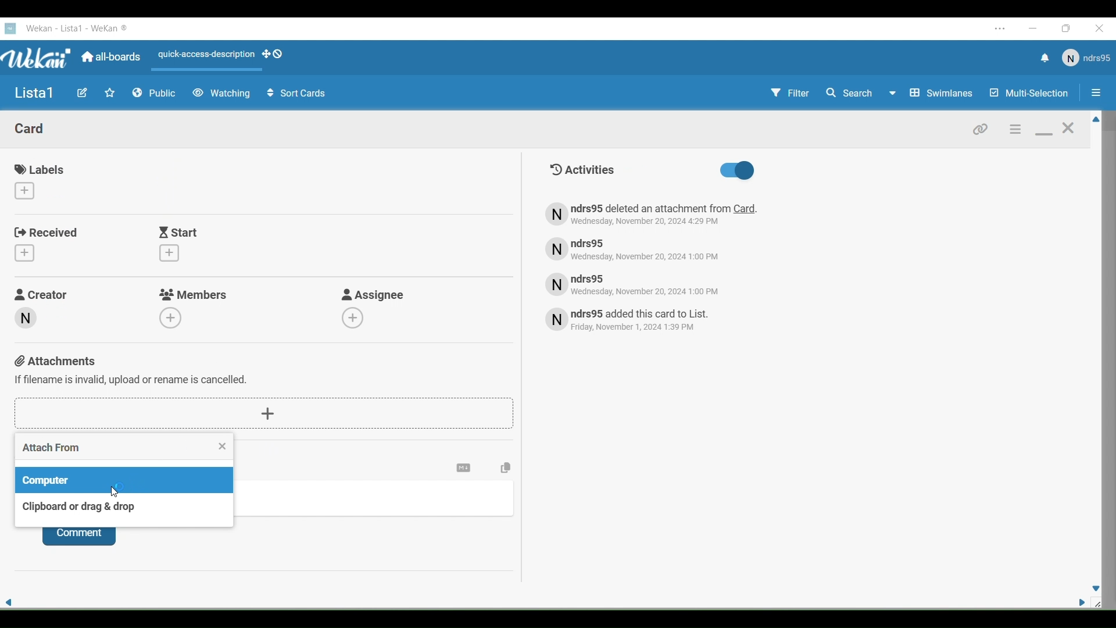  What do you see at coordinates (43, 293) in the screenshot?
I see `Creator` at bounding box center [43, 293].